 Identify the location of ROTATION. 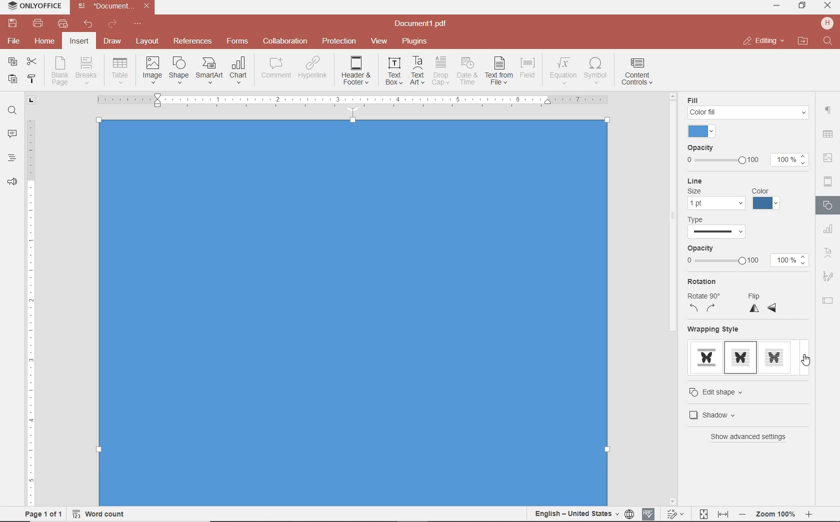
(704, 297).